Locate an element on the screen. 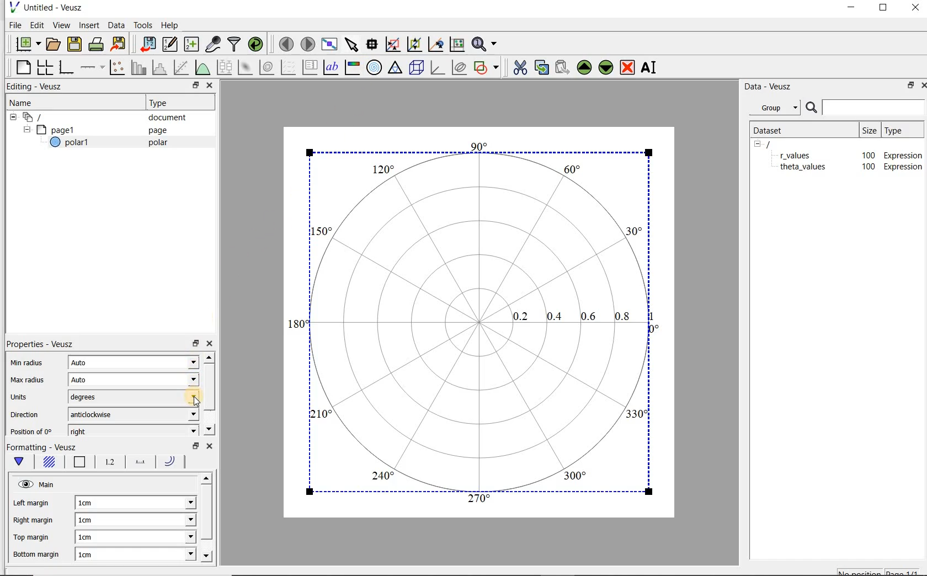  histogram of a dataset is located at coordinates (161, 67).